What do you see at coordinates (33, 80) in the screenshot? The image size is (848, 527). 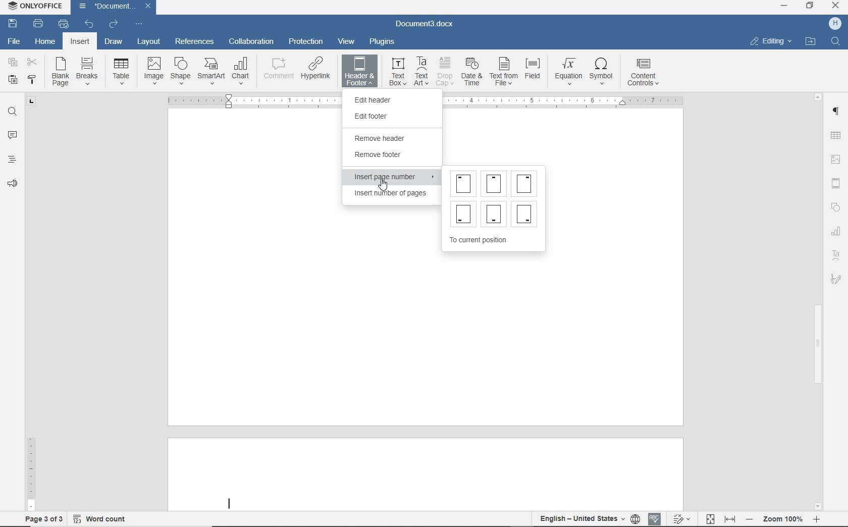 I see `COPY STYLE` at bounding box center [33, 80].